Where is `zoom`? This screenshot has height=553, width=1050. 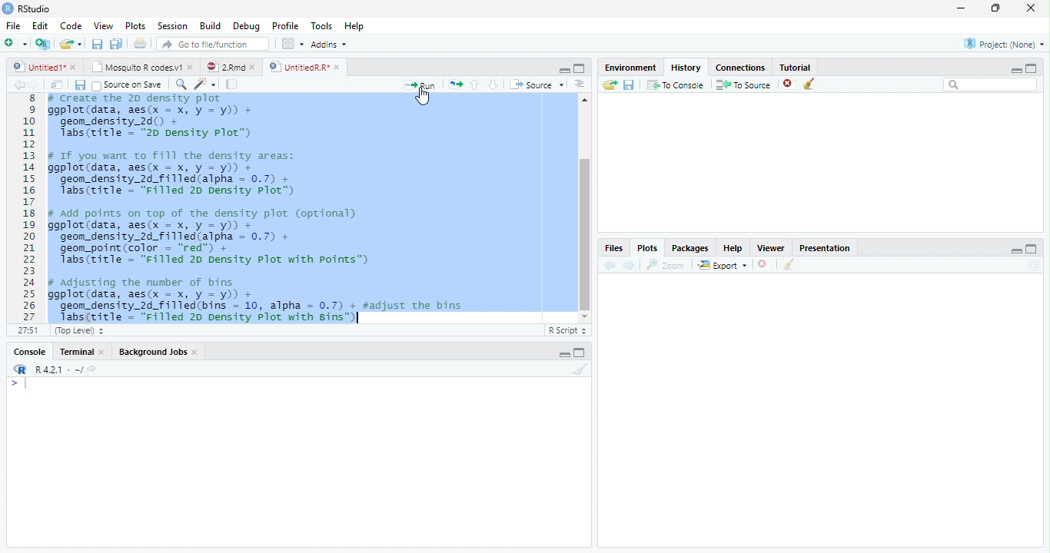 zoom is located at coordinates (668, 266).